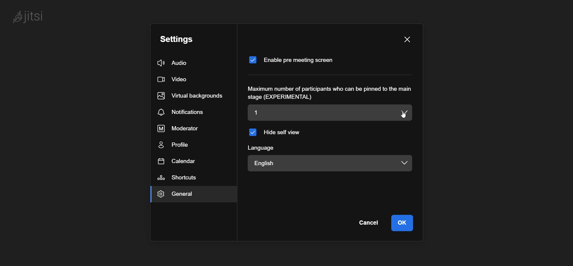 The width and height of the screenshot is (573, 266). What do you see at coordinates (183, 128) in the screenshot?
I see `moderator` at bounding box center [183, 128].